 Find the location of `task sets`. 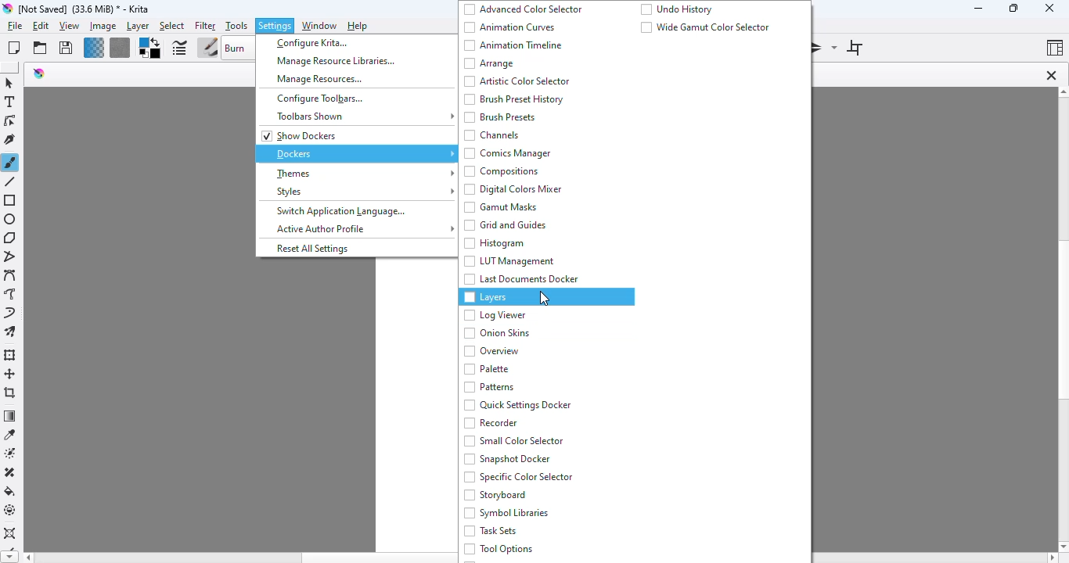

task sets is located at coordinates (491, 531).